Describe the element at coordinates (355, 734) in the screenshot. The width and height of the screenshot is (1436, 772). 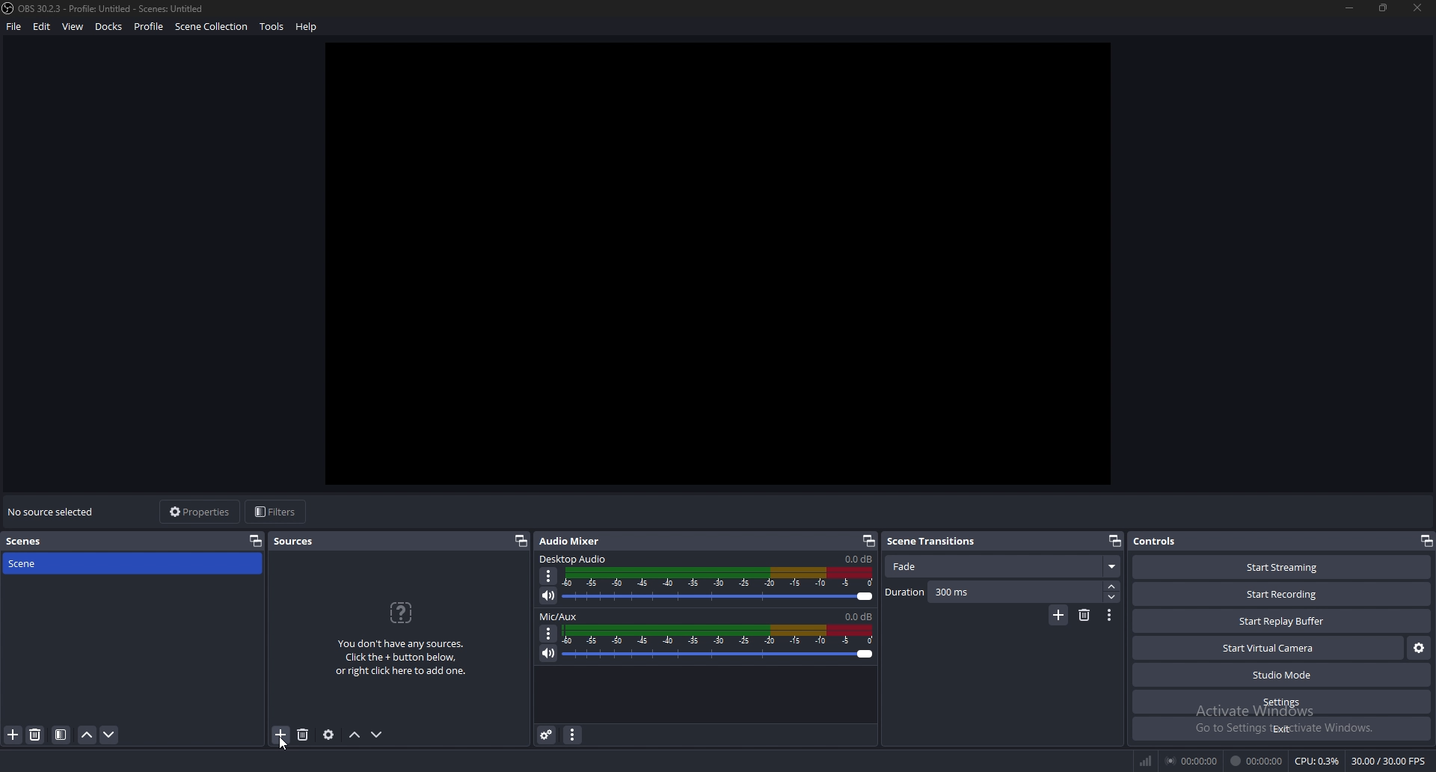
I see `move source up` at that location.